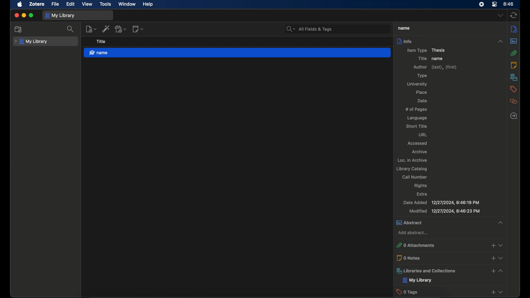 Image resolution: width=530 pixels, height=298 pixels. Describe the element at coordinates (515, 29) in the screenshot. I see `info` at that location.